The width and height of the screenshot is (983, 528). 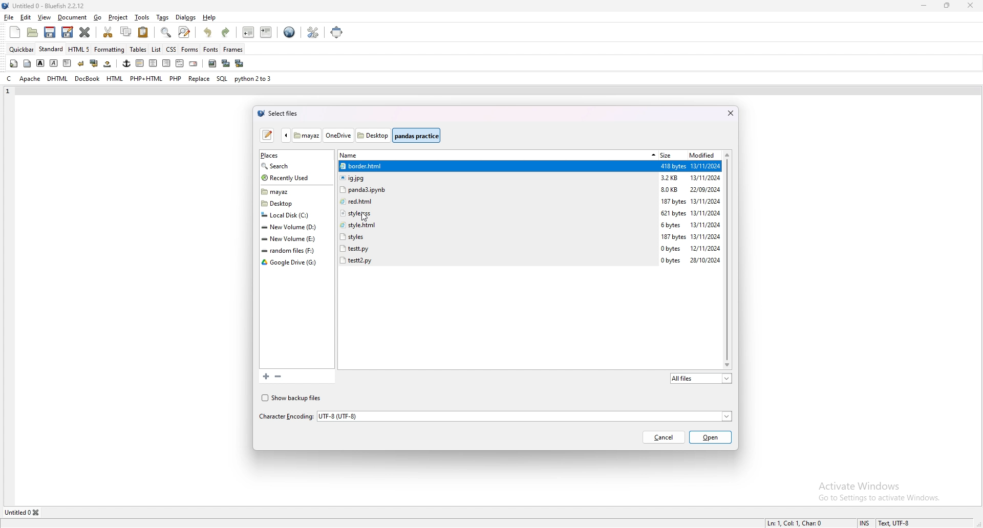 I want to click on replace, so click(x=200, y=79).